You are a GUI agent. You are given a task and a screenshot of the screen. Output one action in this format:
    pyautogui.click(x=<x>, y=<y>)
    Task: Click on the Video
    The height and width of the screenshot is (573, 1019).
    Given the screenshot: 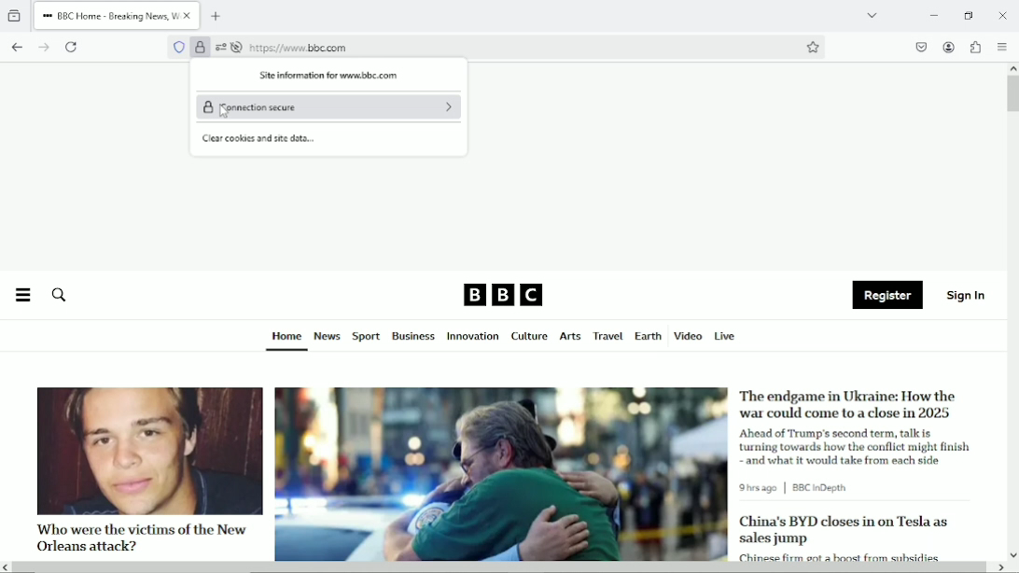 What is the action you would take?
    pyautogui.click(x=688, y=335)
    